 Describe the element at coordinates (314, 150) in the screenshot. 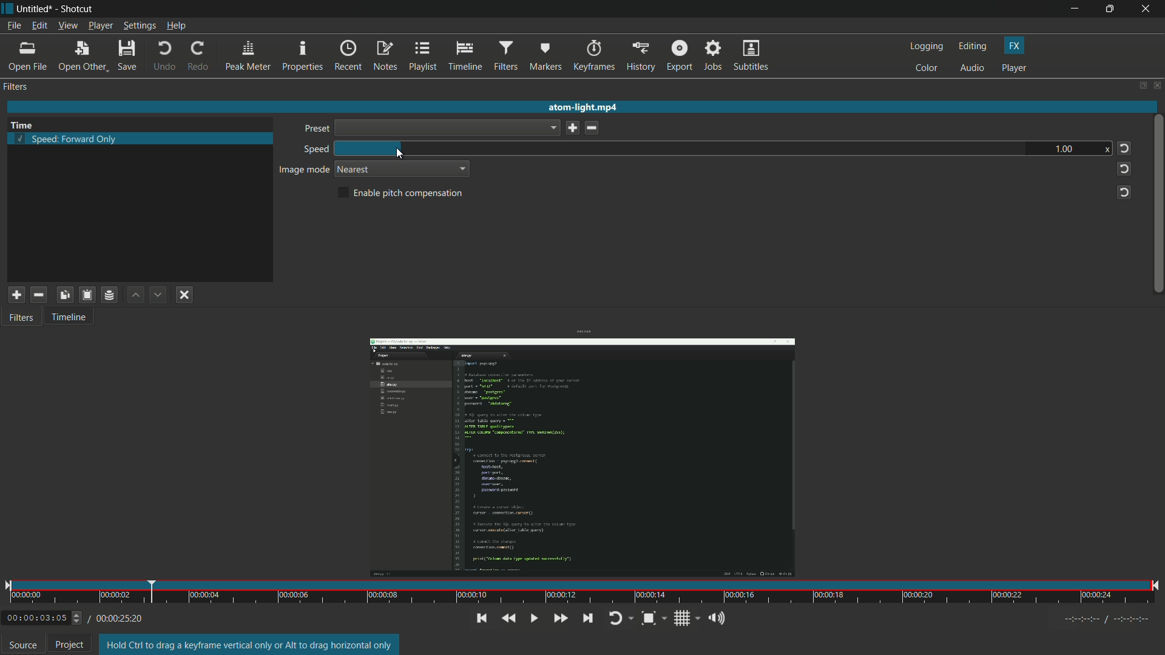

I see `speed` at that location.